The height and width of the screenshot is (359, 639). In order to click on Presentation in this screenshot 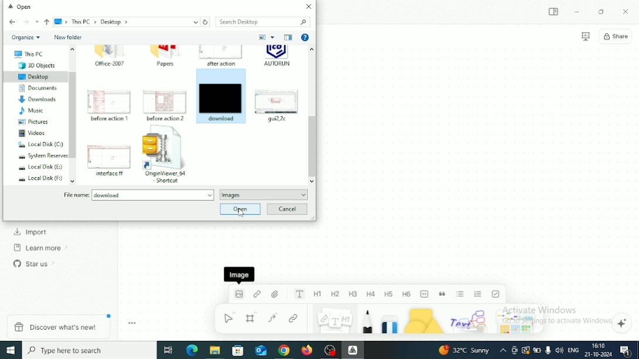, I will do `click(586, 37)`.